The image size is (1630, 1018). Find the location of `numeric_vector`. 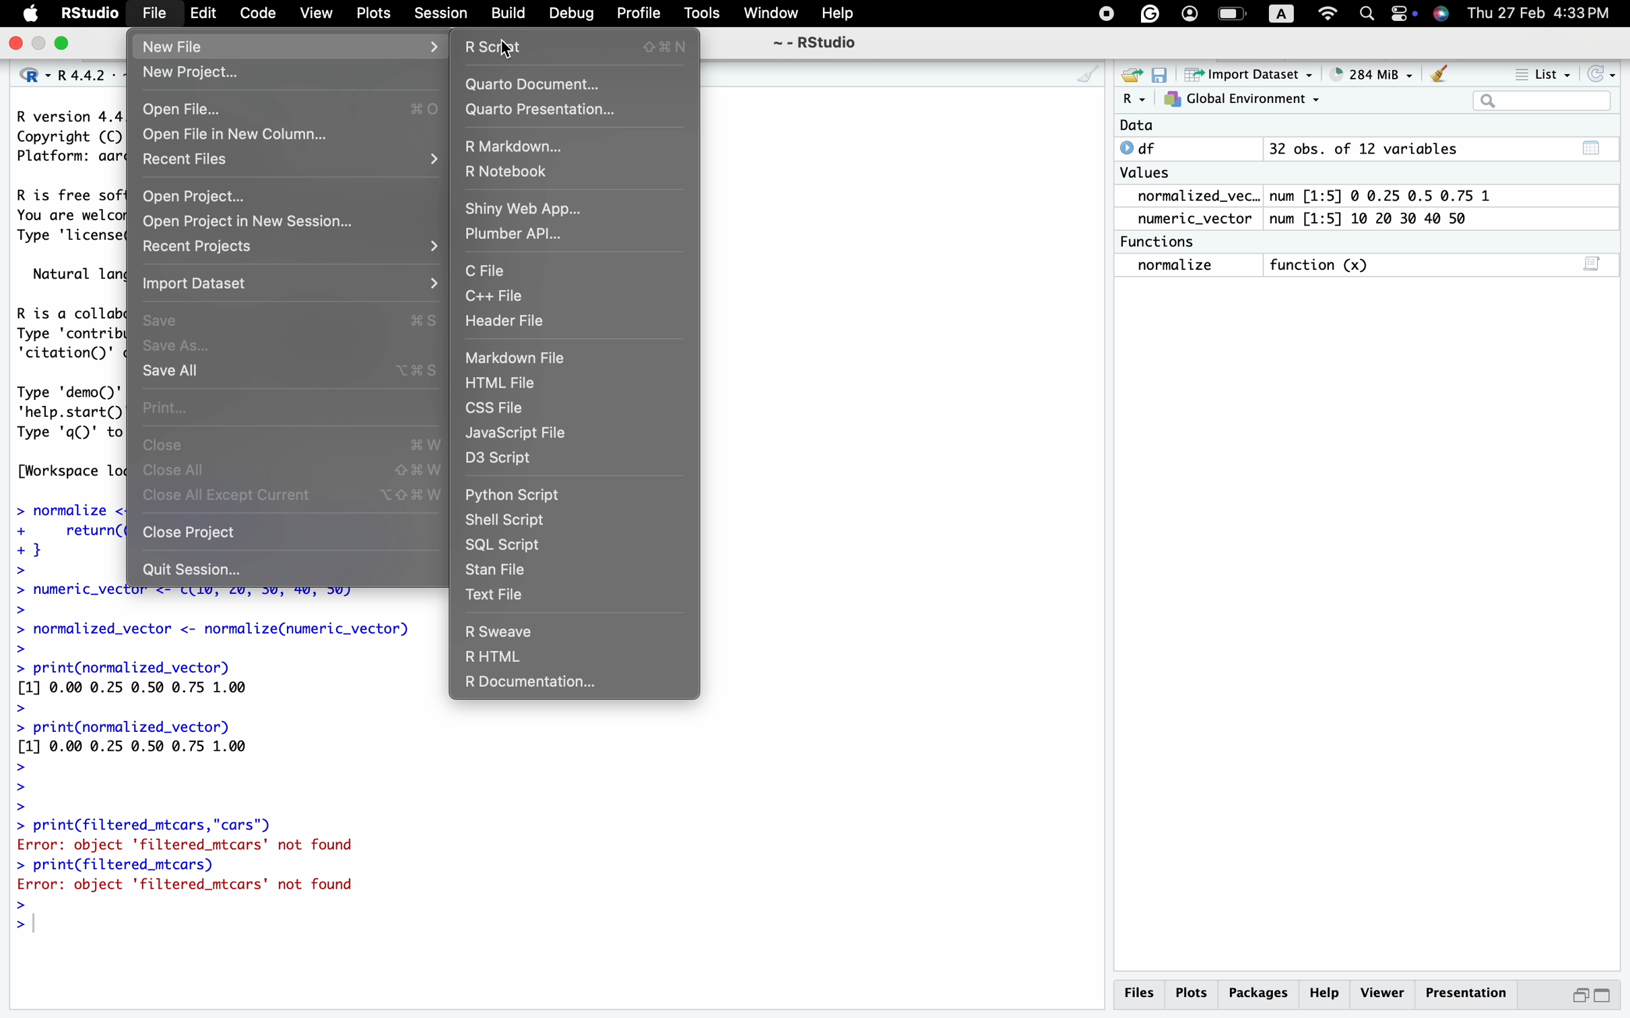

numeric_vector is located at coordinates (1200, 219).